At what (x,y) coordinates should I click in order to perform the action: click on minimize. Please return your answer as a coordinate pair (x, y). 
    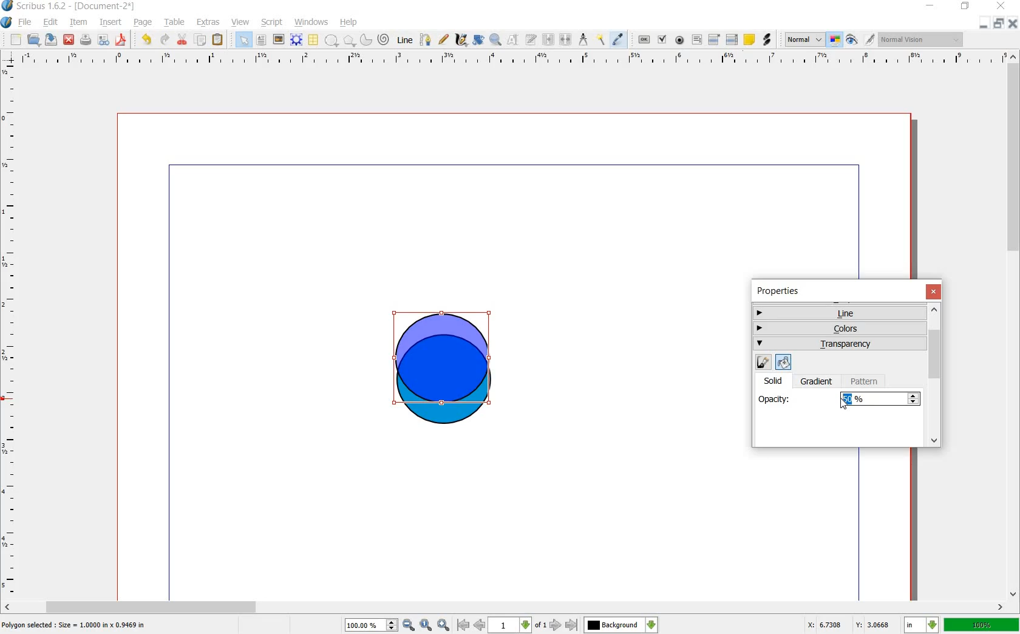
    Looking at the image, I should click on (930, 5).